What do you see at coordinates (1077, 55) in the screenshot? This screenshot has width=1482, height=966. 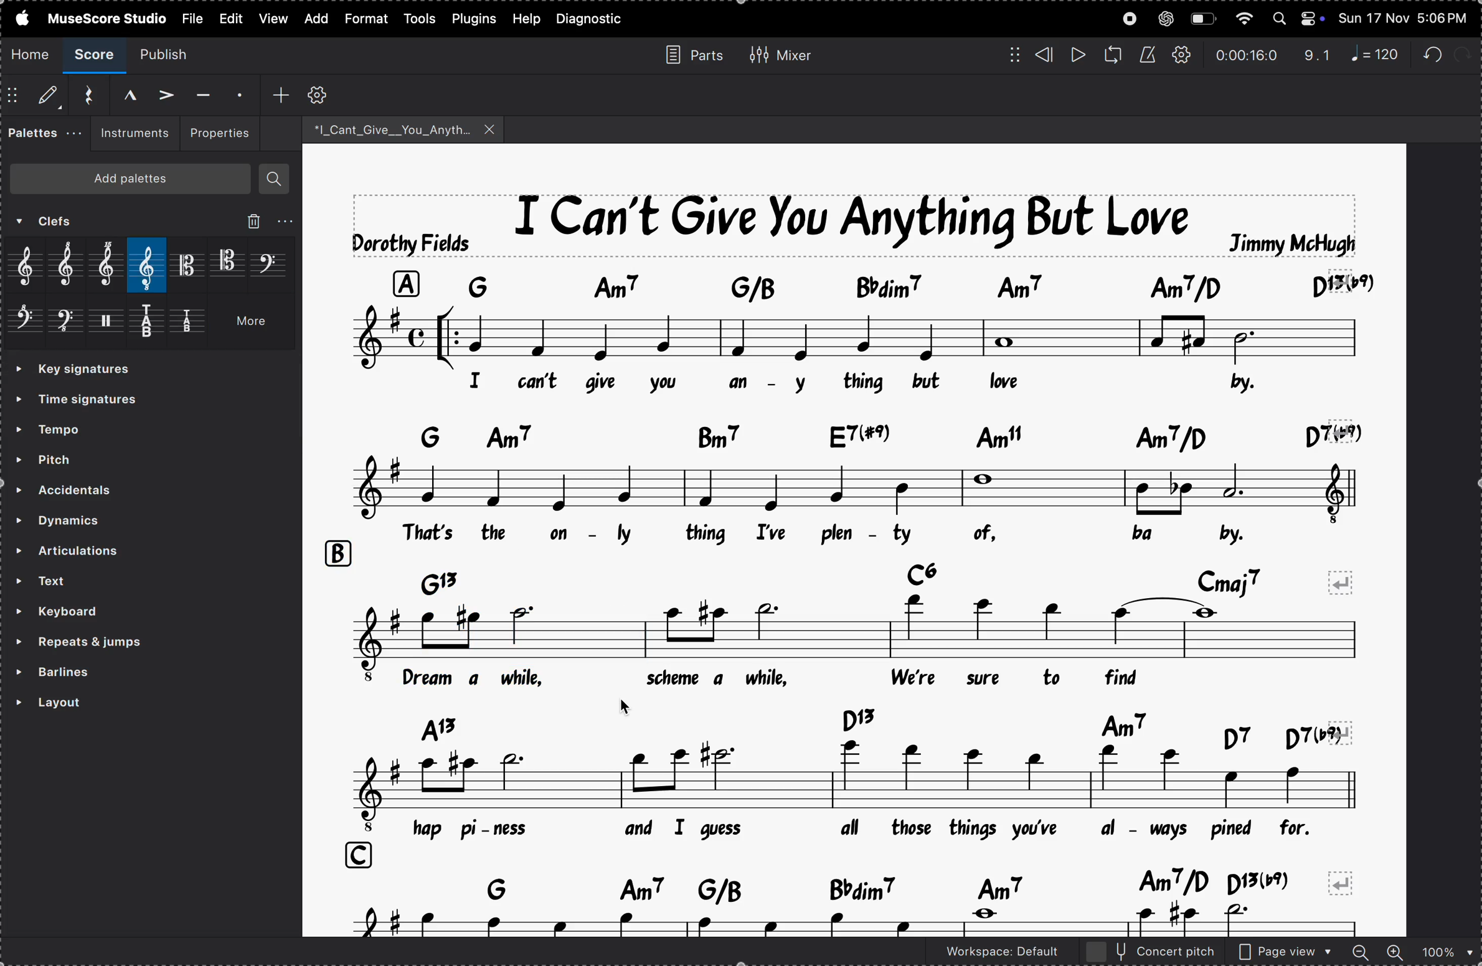 I see `play` at bounding box center [1077, 55].